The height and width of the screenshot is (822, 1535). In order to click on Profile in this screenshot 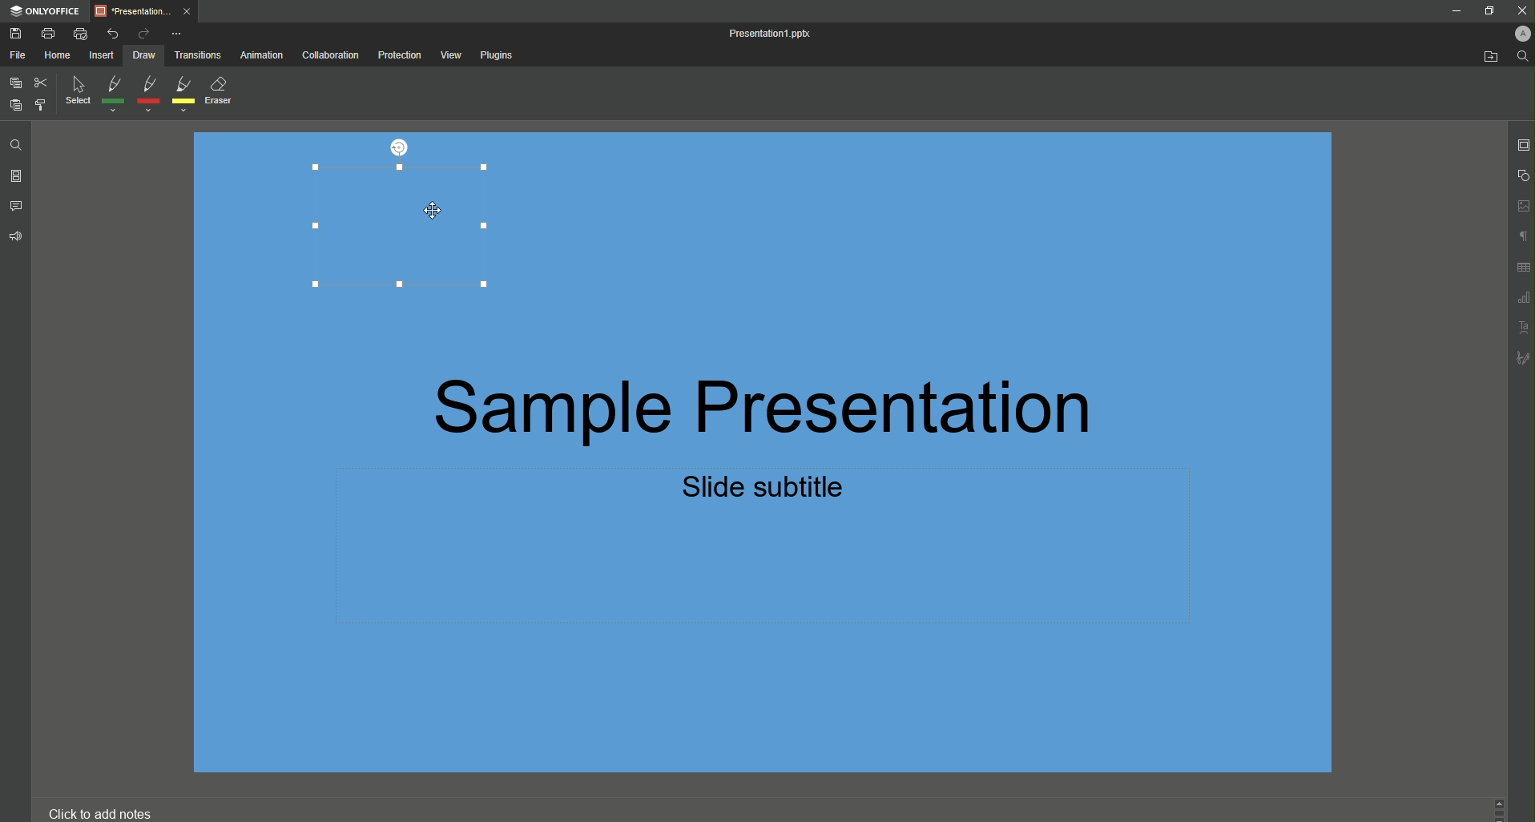, I will do `click(1521, 34)`.